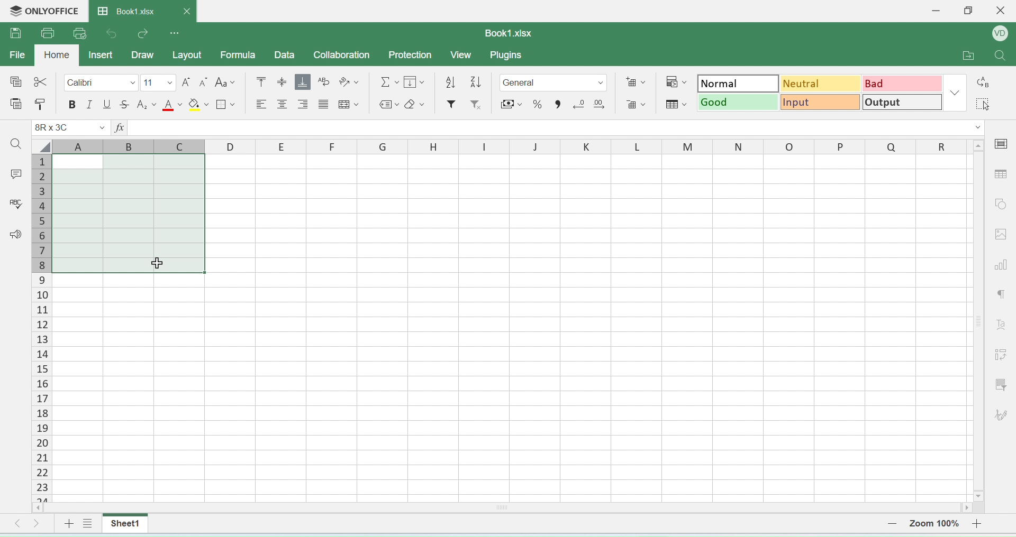 The width and height of the screenshot is (1016, 537). Describe the element at coordinates (16, 203) in the screenshot. I see `spell check` at that location.